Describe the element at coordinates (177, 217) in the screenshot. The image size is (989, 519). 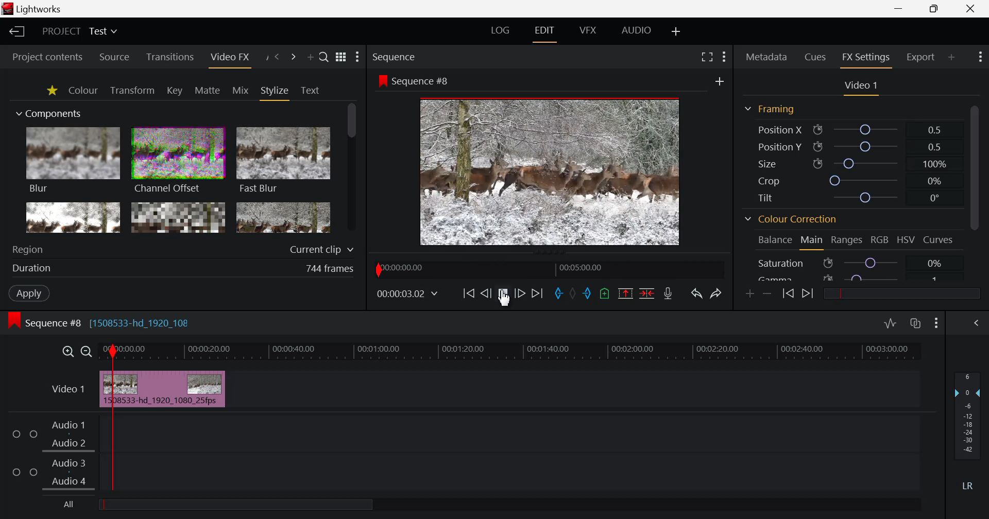
I see `Mosaic` at that location.